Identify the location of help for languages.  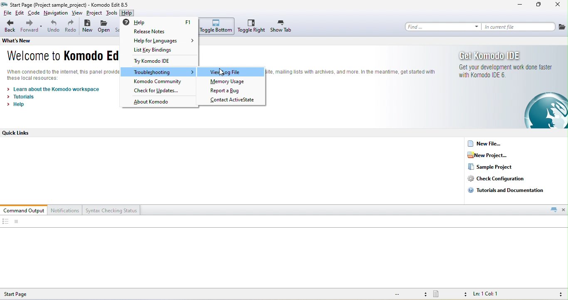
(164, 41).